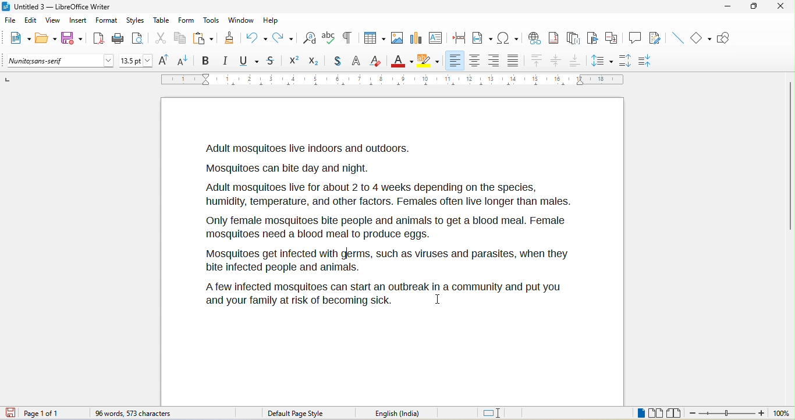 The image size is (795, 420). I want to click on 96 words, 573 character, so click(136, 414).